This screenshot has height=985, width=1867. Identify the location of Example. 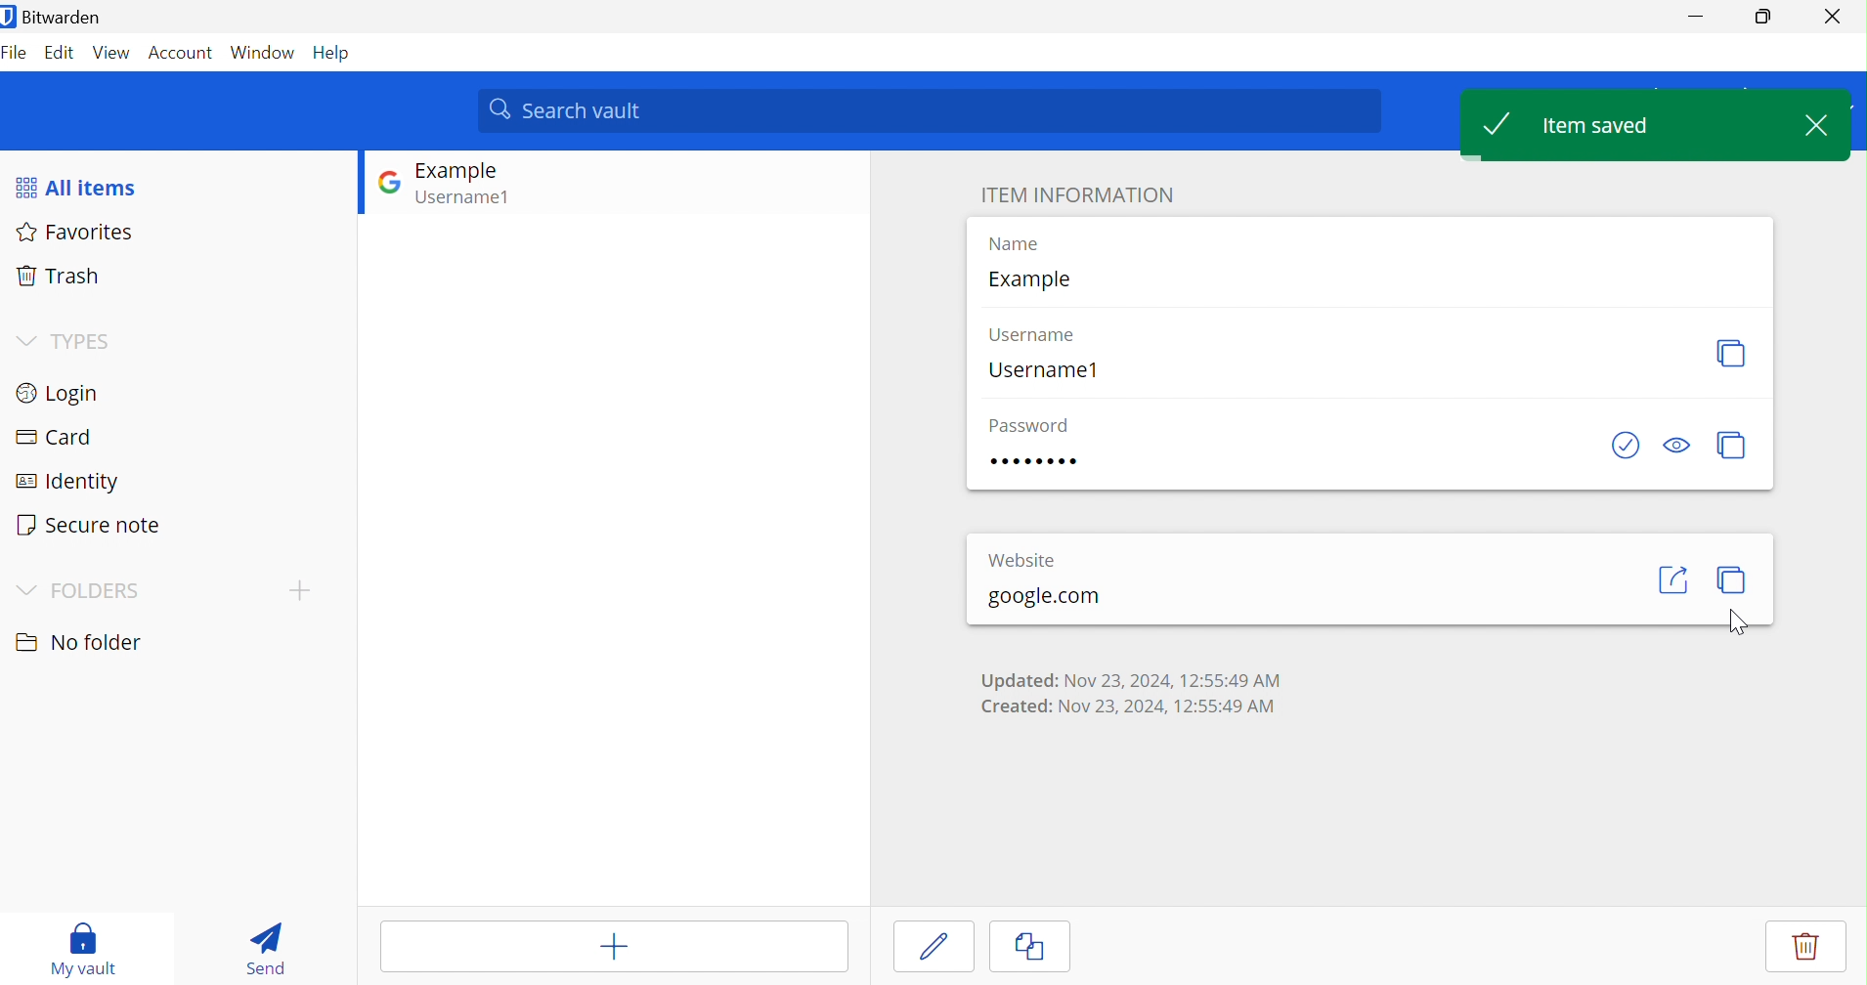
(1028, 278).